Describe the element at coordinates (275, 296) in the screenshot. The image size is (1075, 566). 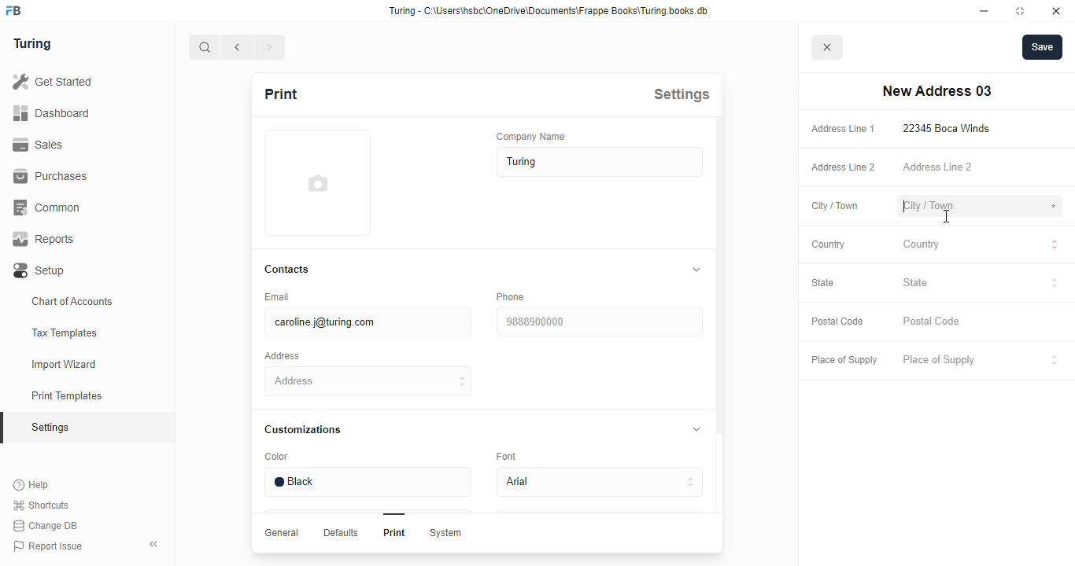
I see `email` at that location.